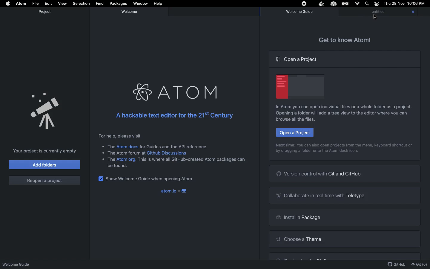  What do you see at coordinates (159, 4) in the screenshot?
I see `Help` at bounding box center [159, 4].